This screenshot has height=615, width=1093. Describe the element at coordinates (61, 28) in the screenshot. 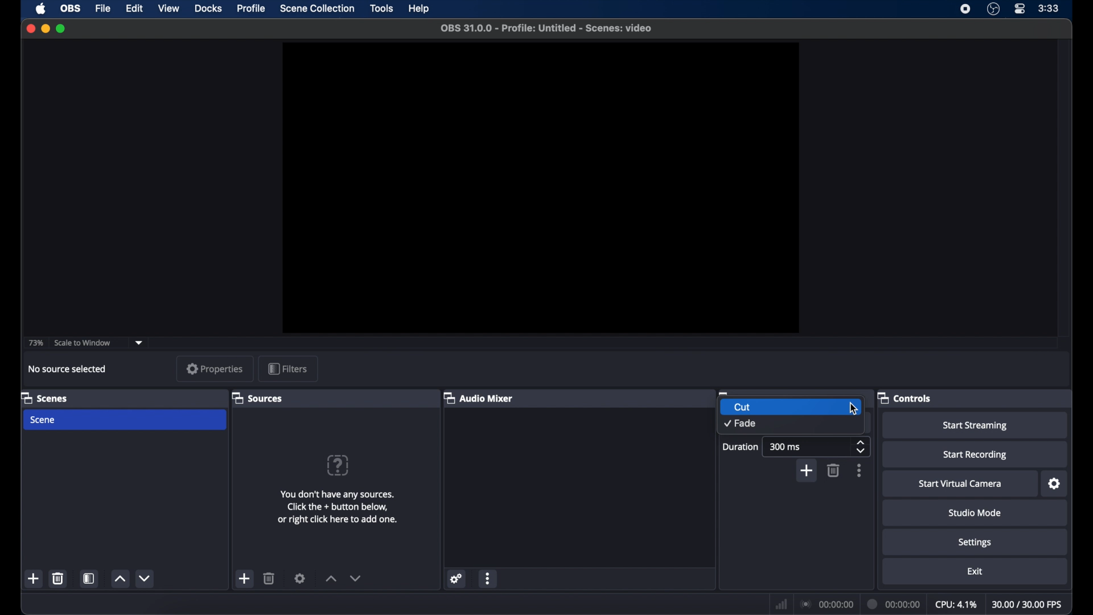

I see `maximize` at that location.